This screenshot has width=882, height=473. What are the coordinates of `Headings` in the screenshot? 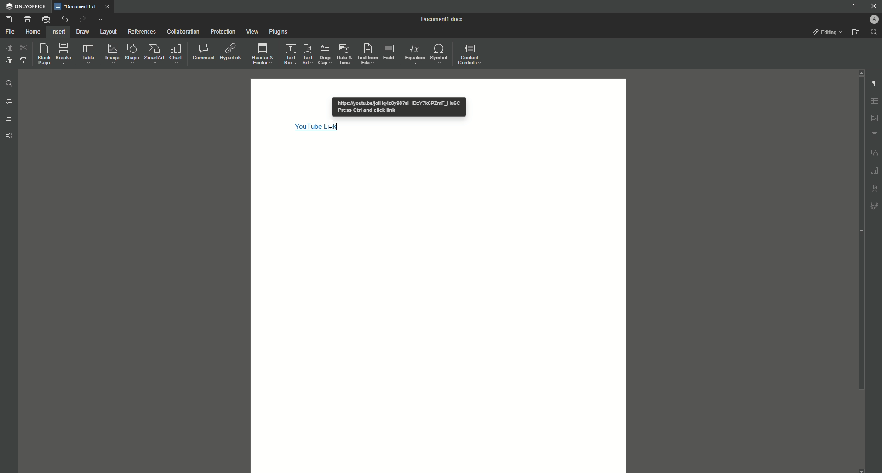 It's located at (9, 119).